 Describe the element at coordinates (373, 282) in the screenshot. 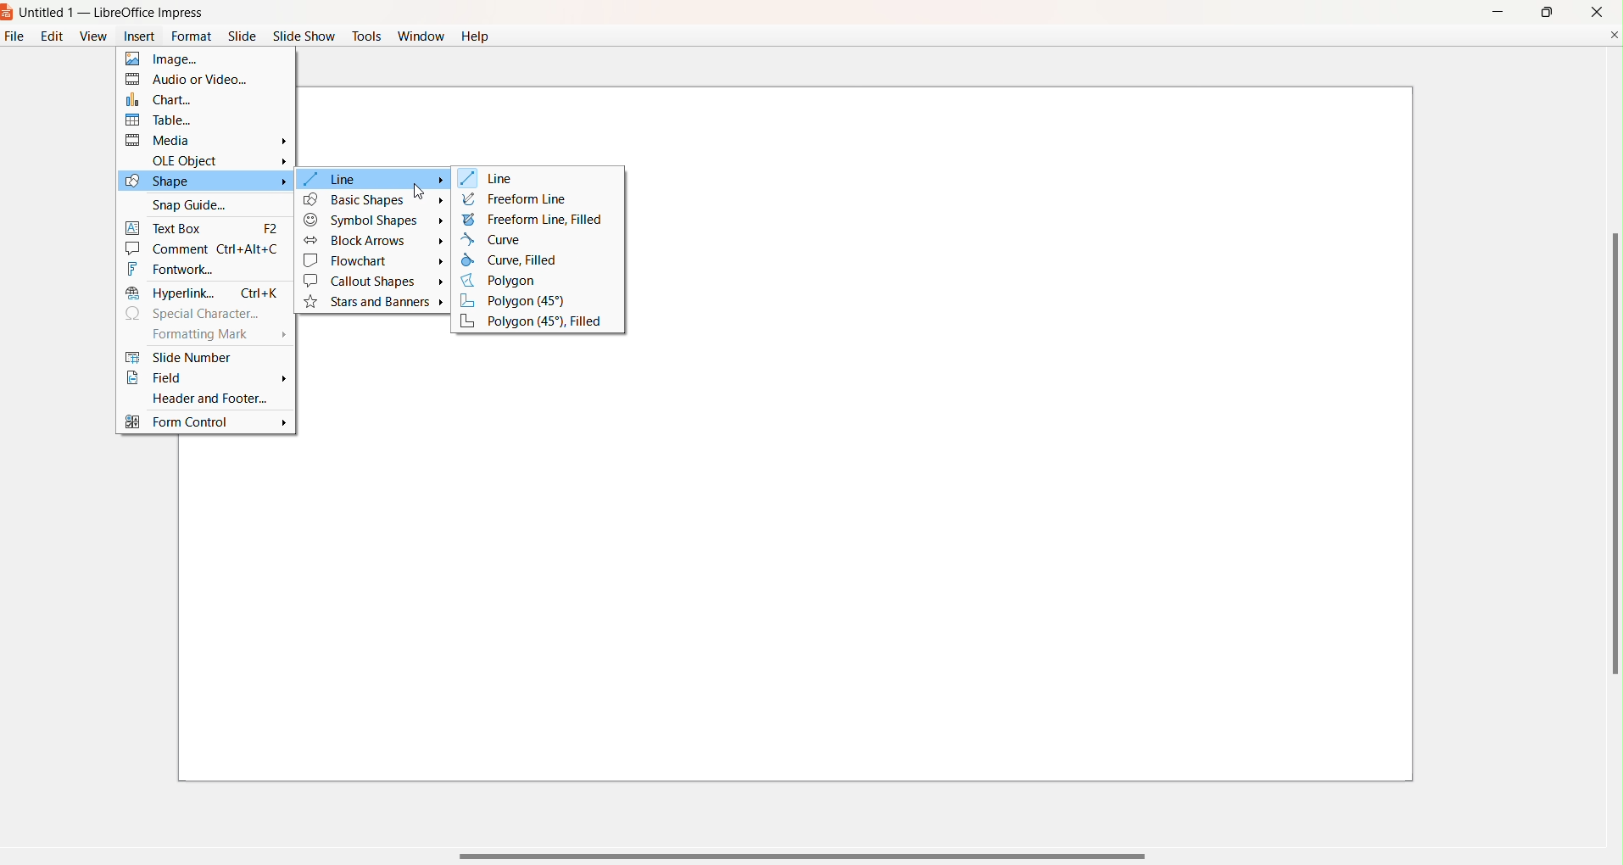

I see `Callout Shapes` at that location.